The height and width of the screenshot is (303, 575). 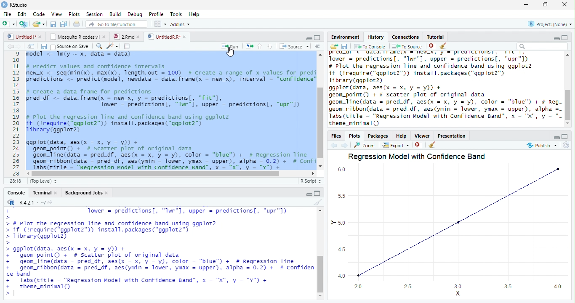 What do you see at coordinates (63, 24) in the screenshot?
I see `Save all file` at bounding box center [63, 24].